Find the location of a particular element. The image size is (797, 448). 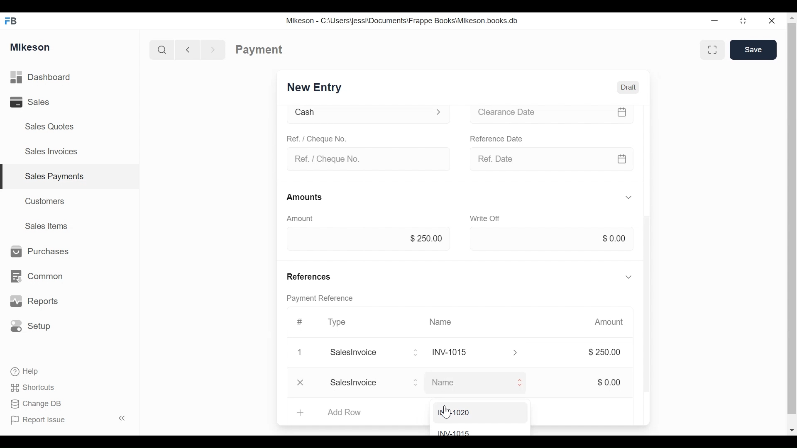

Reports is located at coordinates (36, 302).